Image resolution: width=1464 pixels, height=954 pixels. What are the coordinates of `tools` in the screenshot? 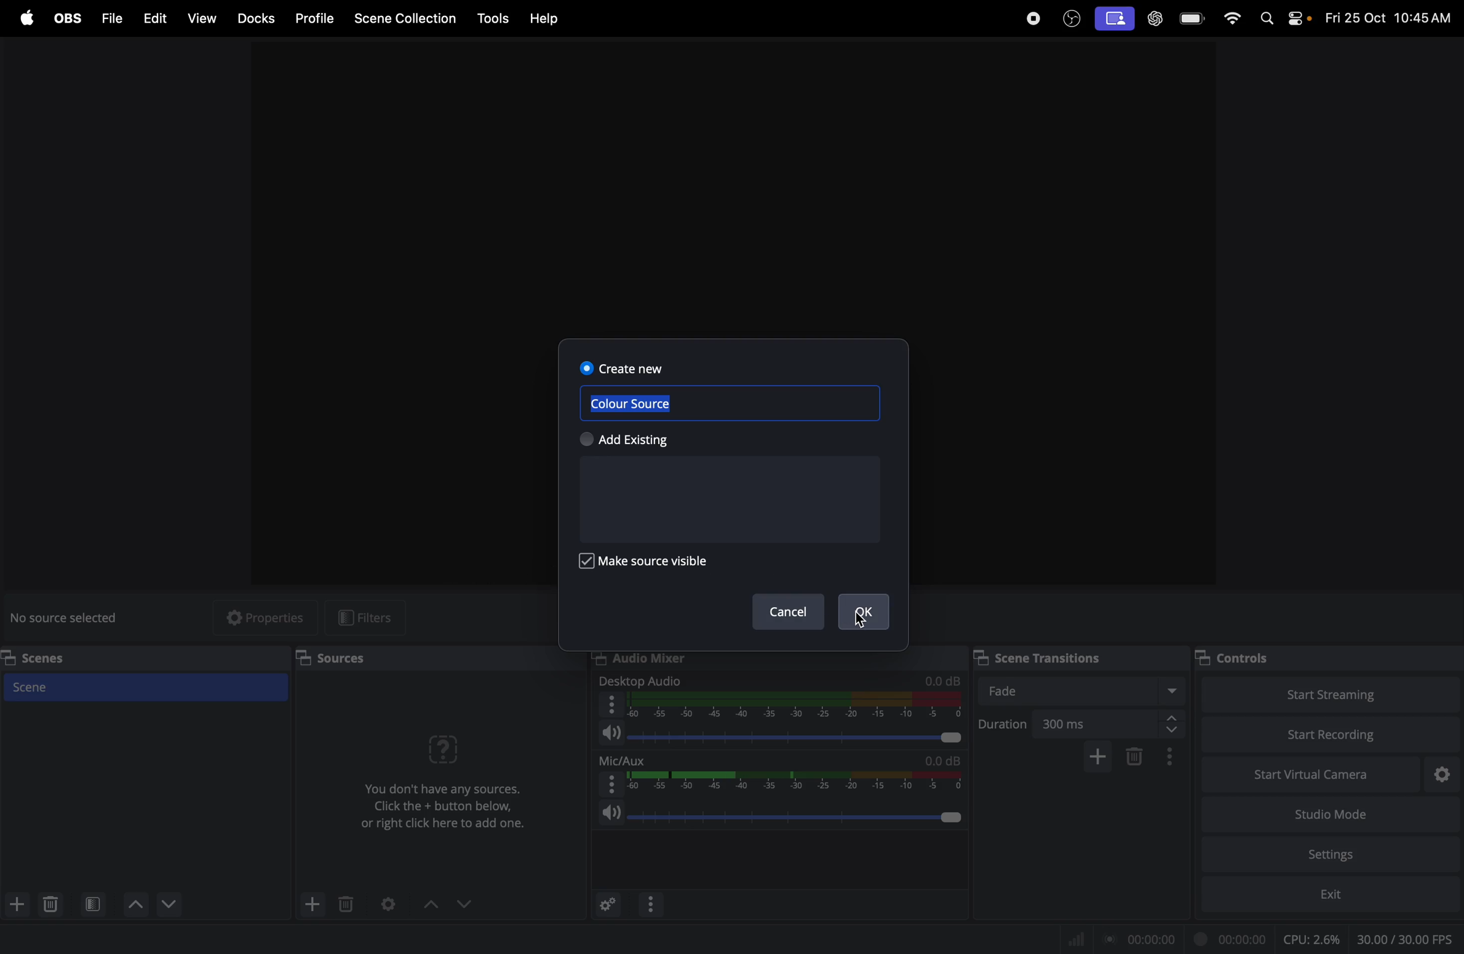 It's located at (493, 18).